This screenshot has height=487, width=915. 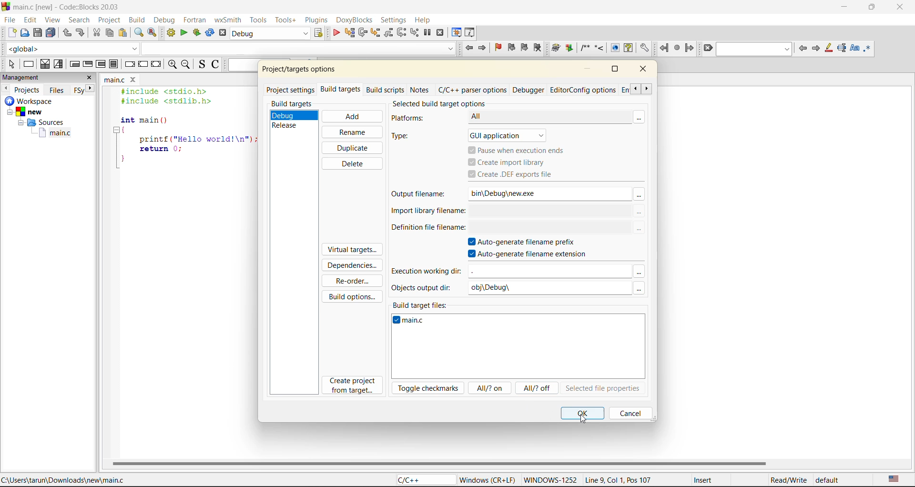 What do you see at coordinates (53, 20) in the screenshot?
I see `view` at bounding box center [53, 20].